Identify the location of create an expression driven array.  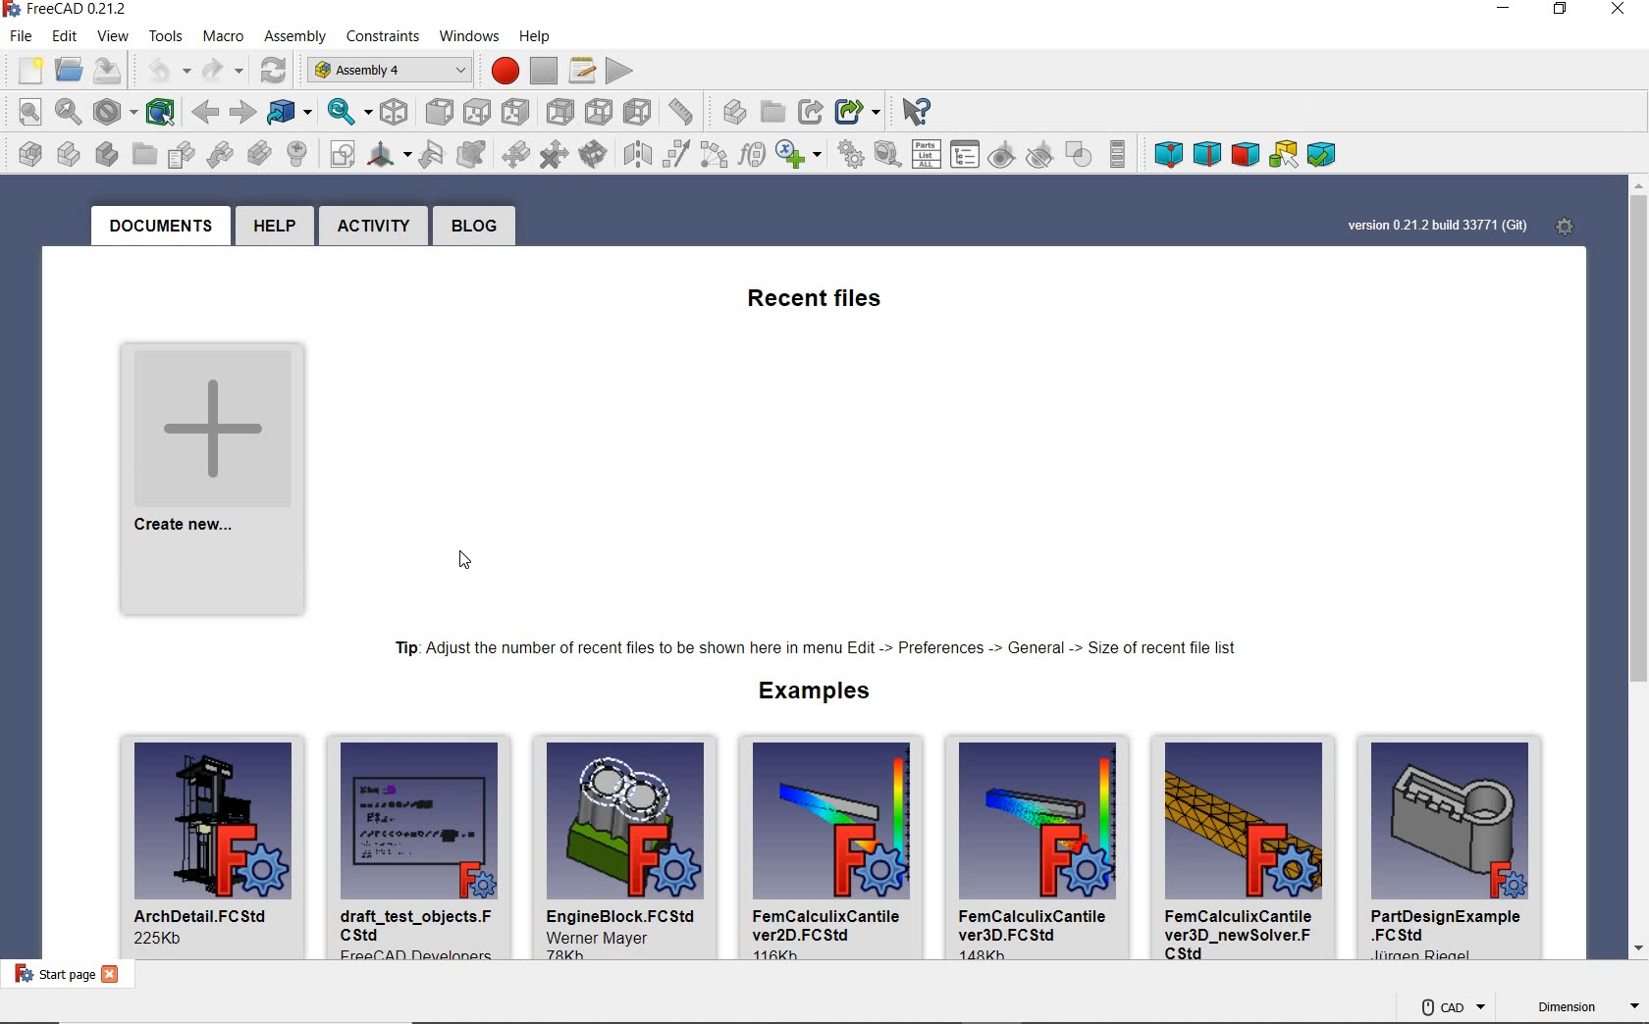
(717, 154).